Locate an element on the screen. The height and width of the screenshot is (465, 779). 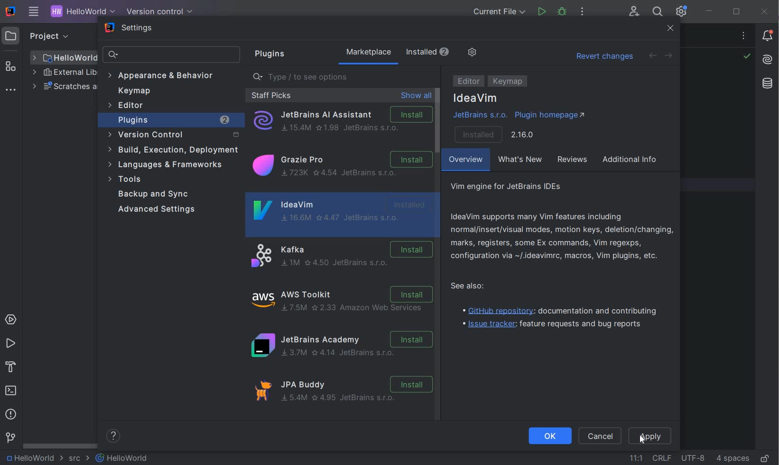
IdeaVim is located at coordinates (476, 98).